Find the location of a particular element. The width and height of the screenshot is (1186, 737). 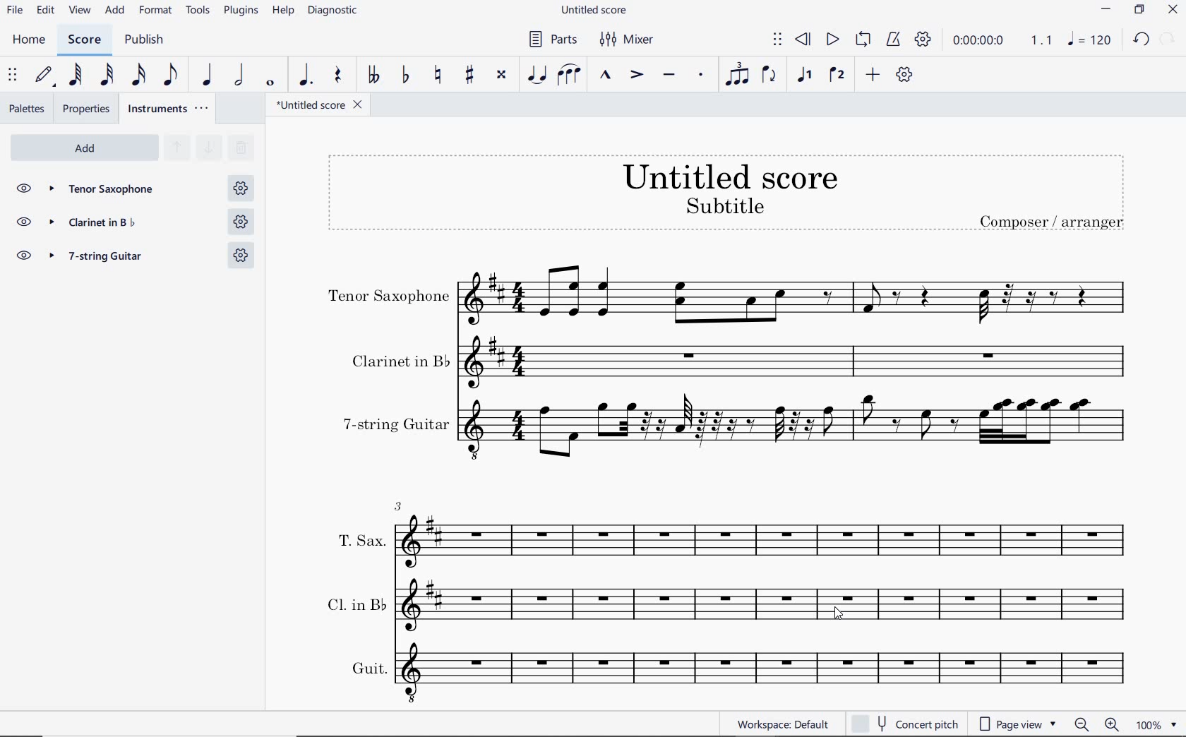

CLOSE is located at coordinates (1173, 11).